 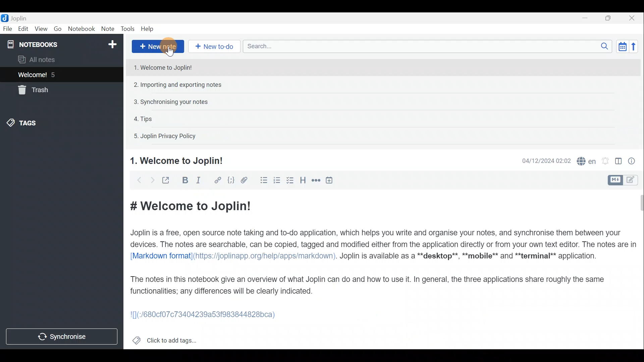 I want to click on 4.Tips, so click(x=144, y=119).